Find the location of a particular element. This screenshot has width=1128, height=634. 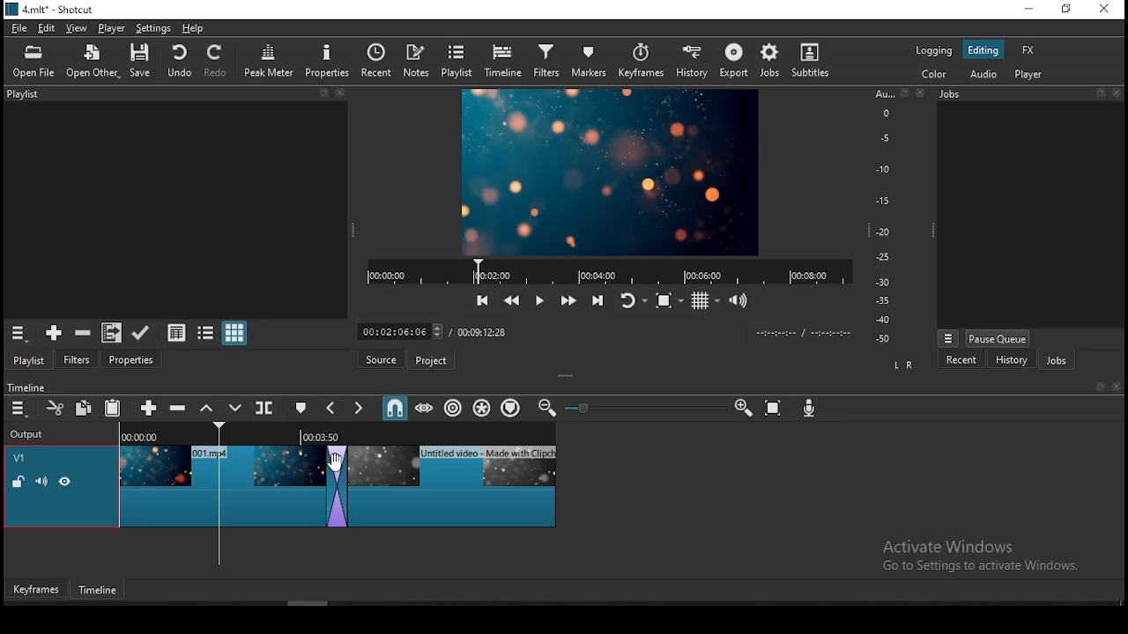

recent is located at coordinates (375, 62).